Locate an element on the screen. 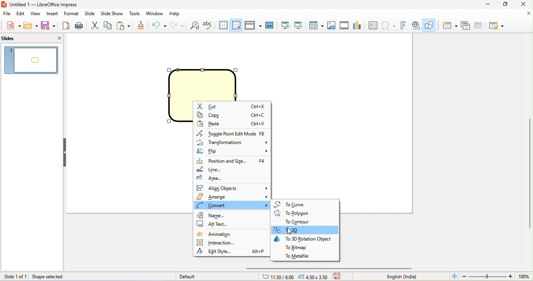 Image resolution: width=533 pixels, height=281 pixels. horizontal scroll bar is located at coordinates (331, 269).